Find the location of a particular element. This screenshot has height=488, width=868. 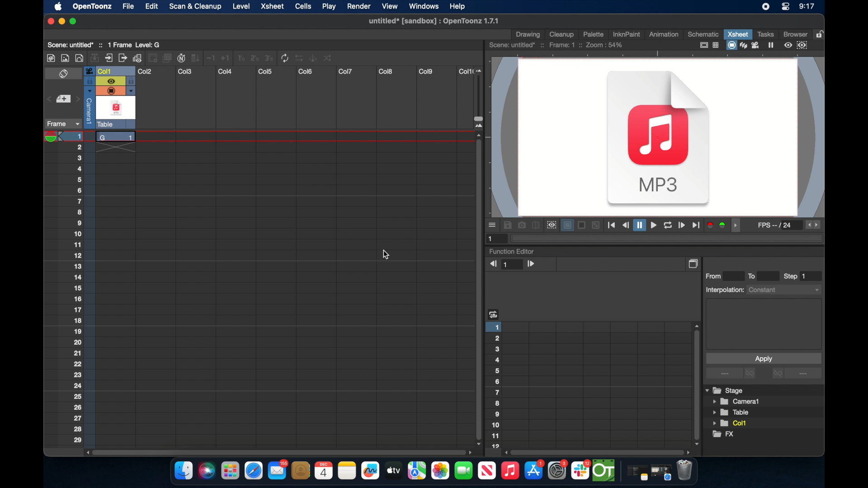

freeform is located at coordinates (371, 471).